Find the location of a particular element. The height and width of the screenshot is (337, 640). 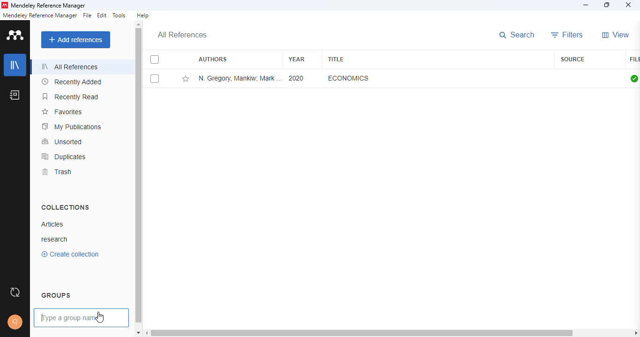

source is located at coordinates (573, 60).